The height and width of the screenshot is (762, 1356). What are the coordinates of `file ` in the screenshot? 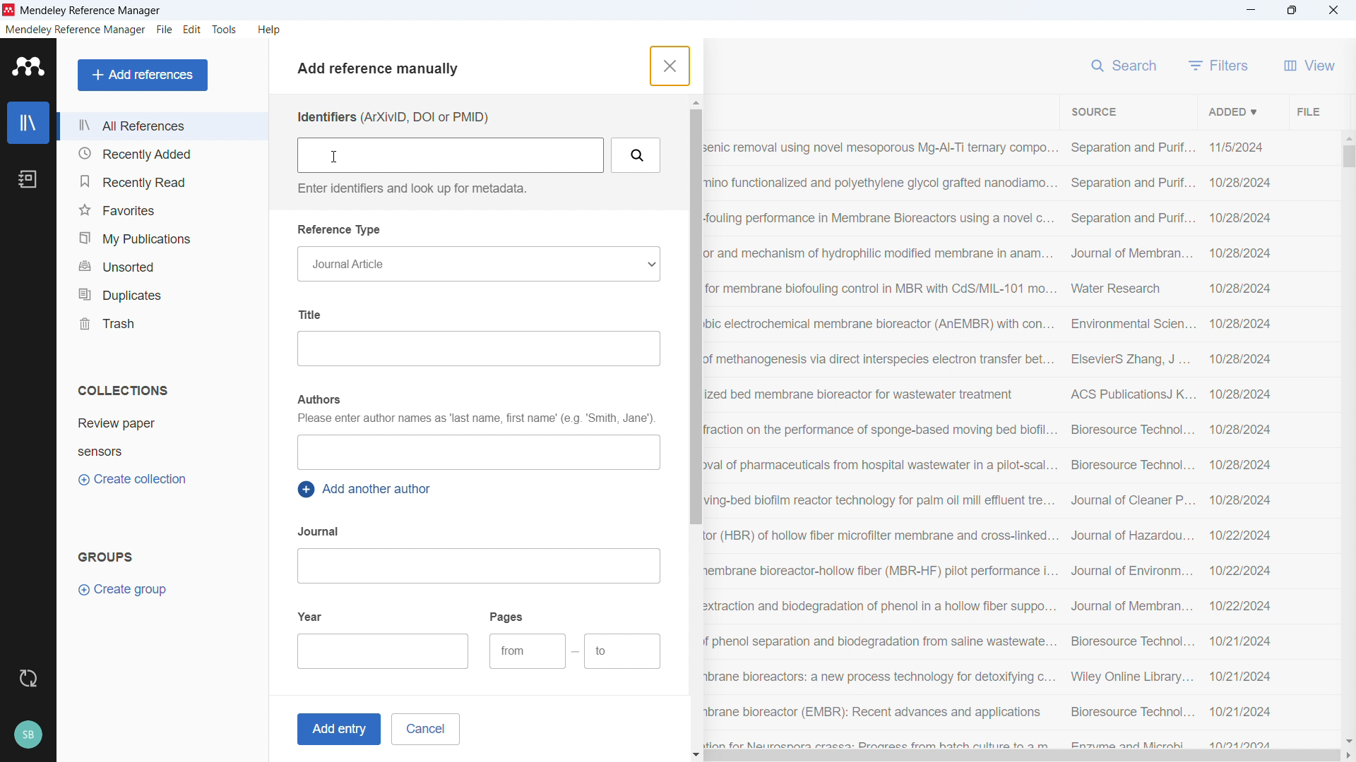 It's located at (164, 30).